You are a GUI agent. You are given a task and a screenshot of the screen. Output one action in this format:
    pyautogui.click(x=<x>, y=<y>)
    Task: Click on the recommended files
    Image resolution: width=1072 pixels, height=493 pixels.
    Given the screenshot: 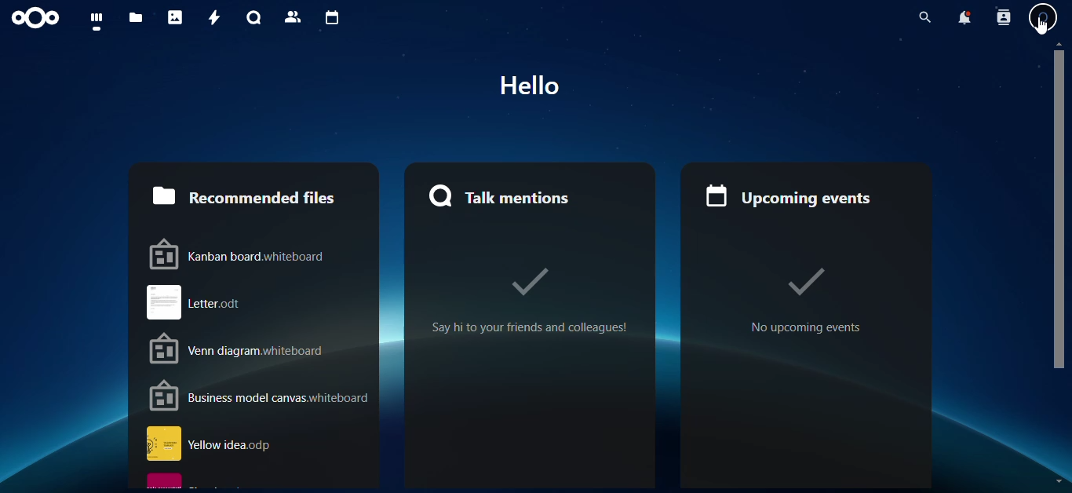 What is the action you would take?
    pyautogui.click(x=253, y=195)
    